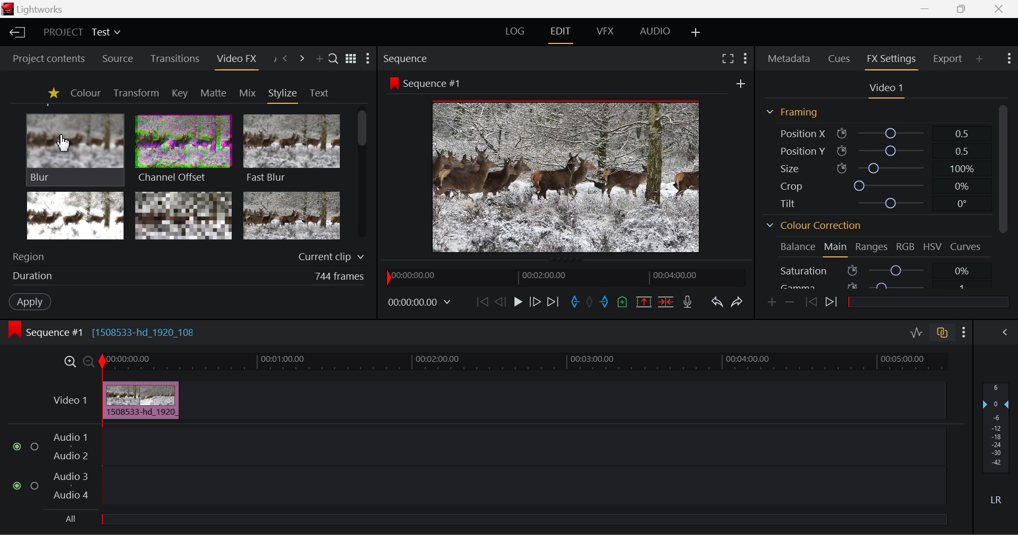  What do you see at coordinates (500, 302) in the screenshot?
I see `Go Back` at bounding box center [500, 302].